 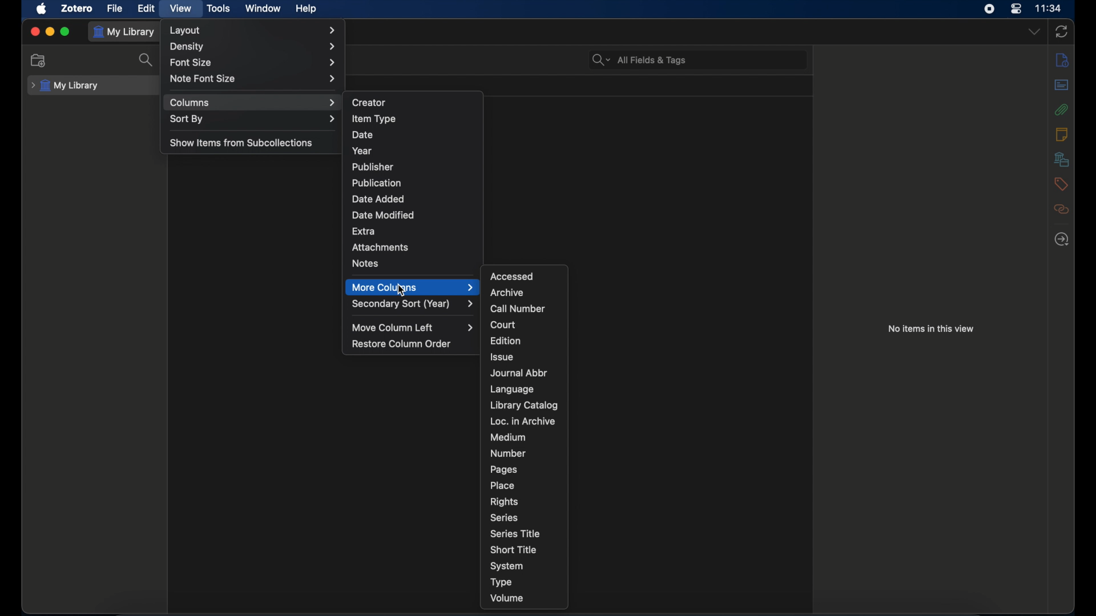 What do you see at coordinates (507, 437) in the screenshot?
I see `medium` at bounding box center [507, 437].